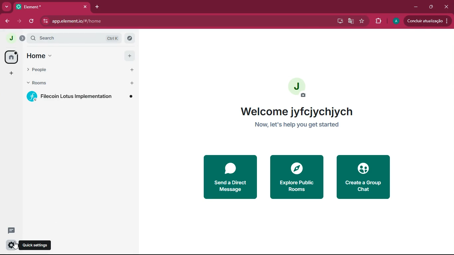 This screenshot has height=255, width=454. I want to click on click, so click(447, 7).